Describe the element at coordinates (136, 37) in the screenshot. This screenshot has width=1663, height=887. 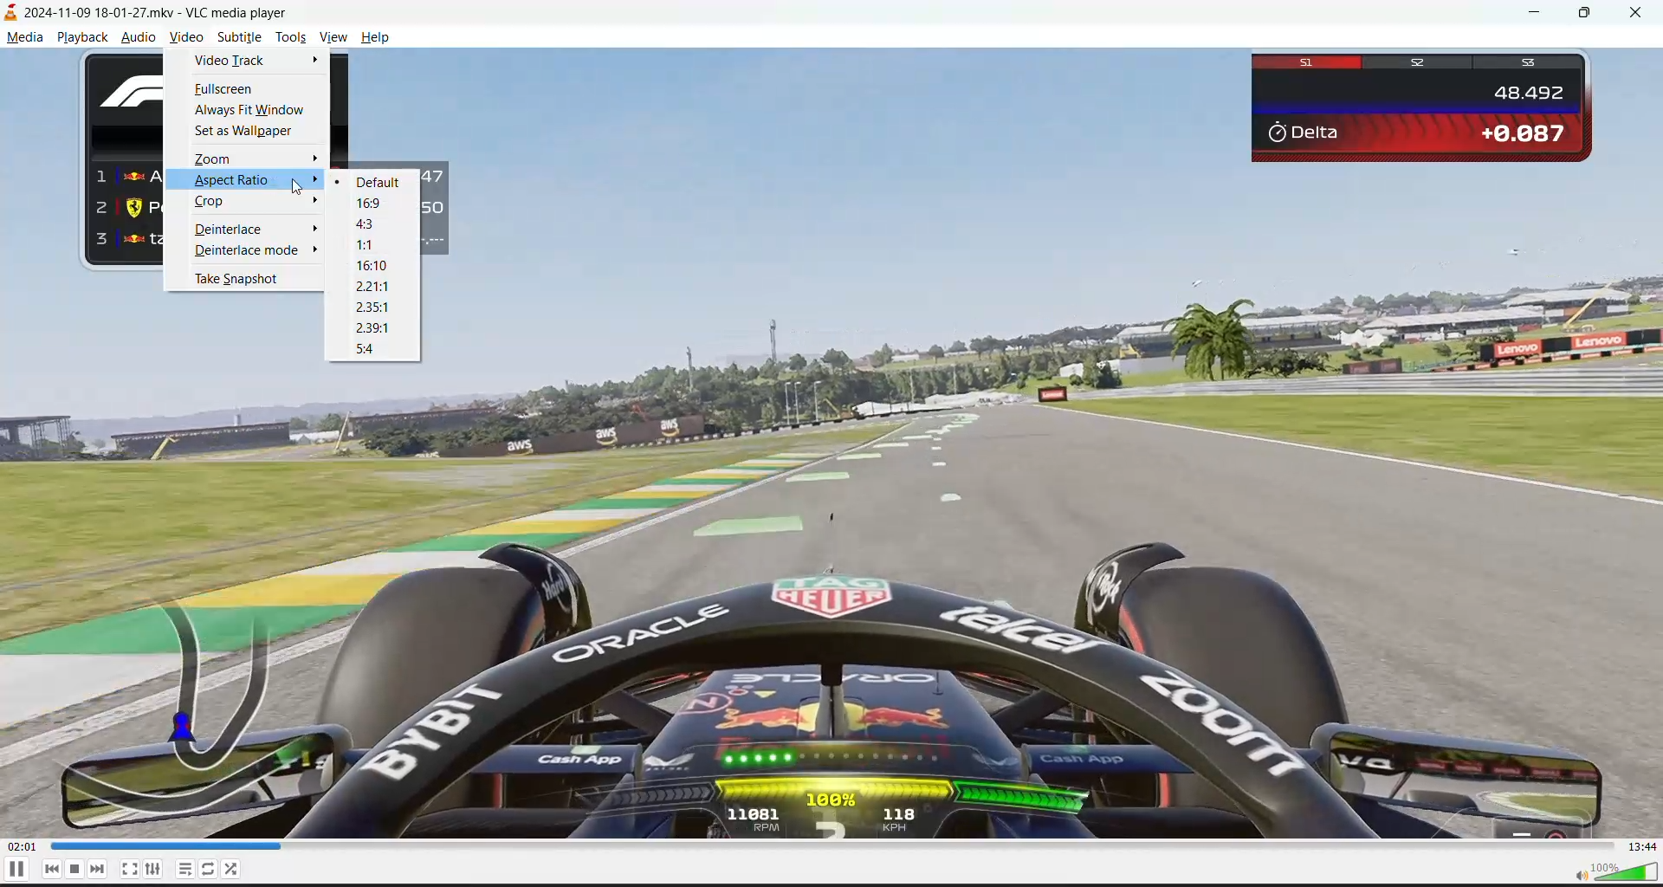
I see `audio` at that location.